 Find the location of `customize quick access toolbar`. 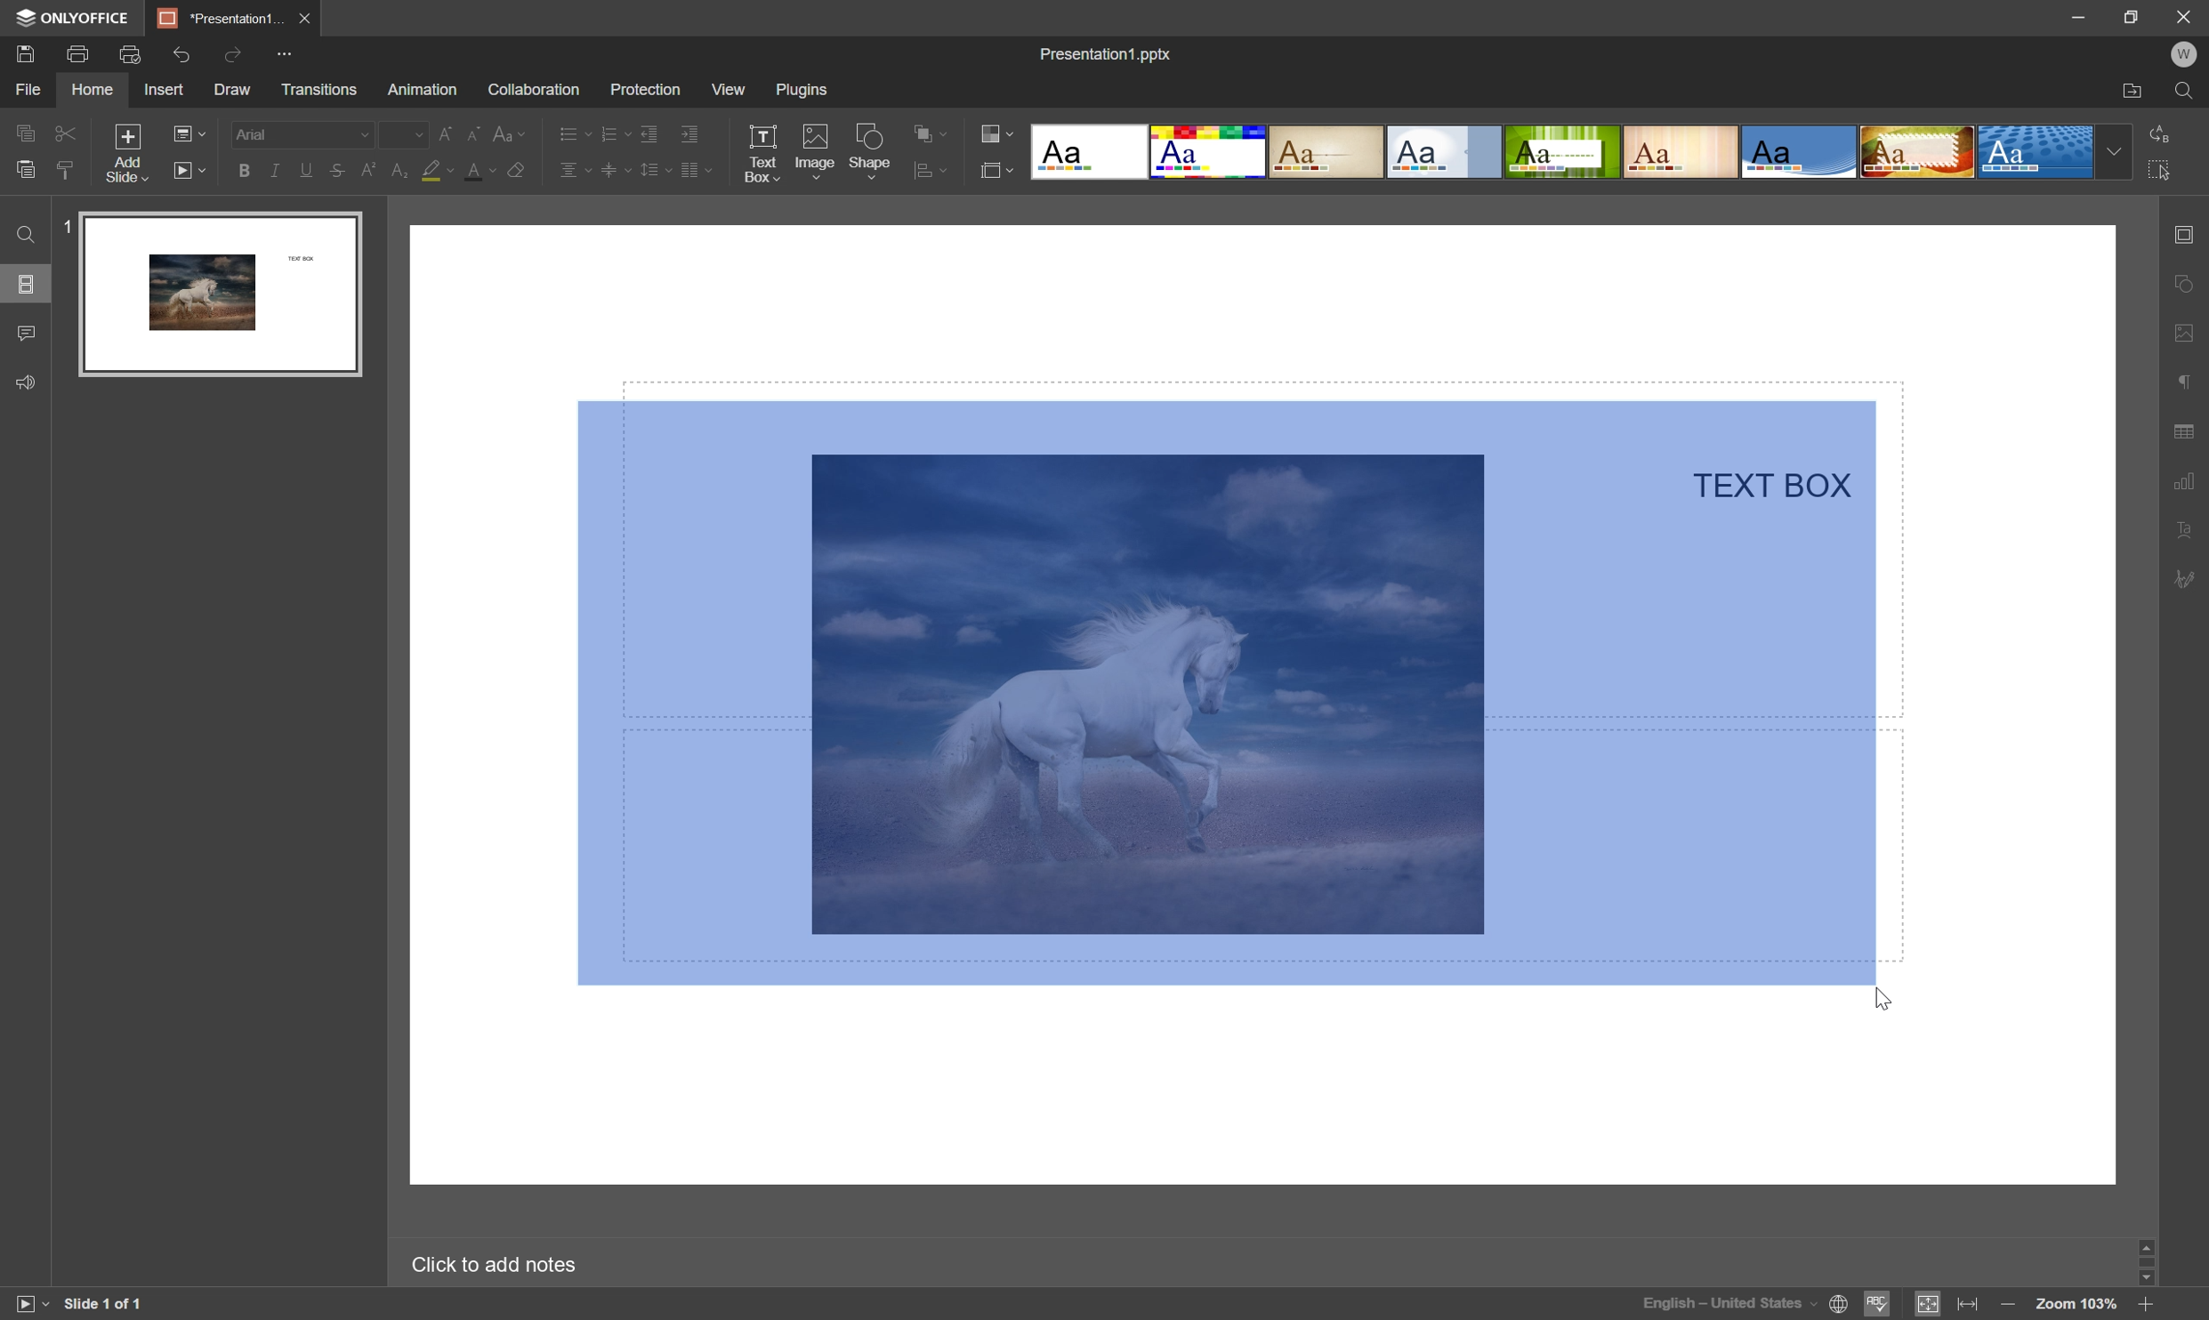

customize quick access toolbar is located at coordinates (295, 52).